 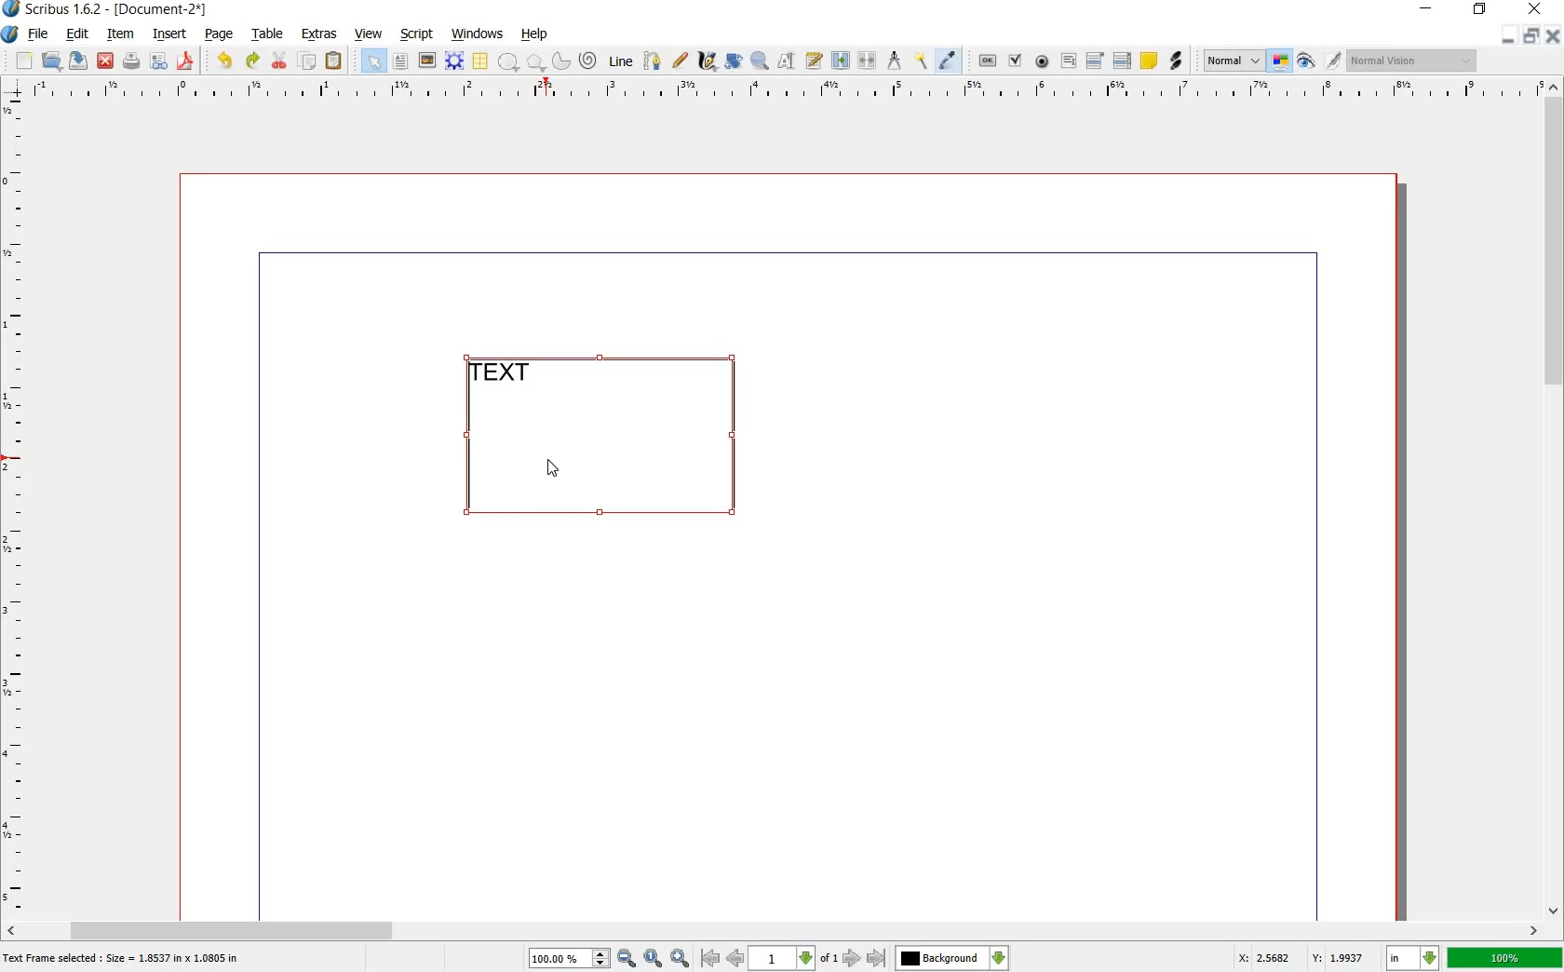 I want to click on open, so click(x=54, y=61).